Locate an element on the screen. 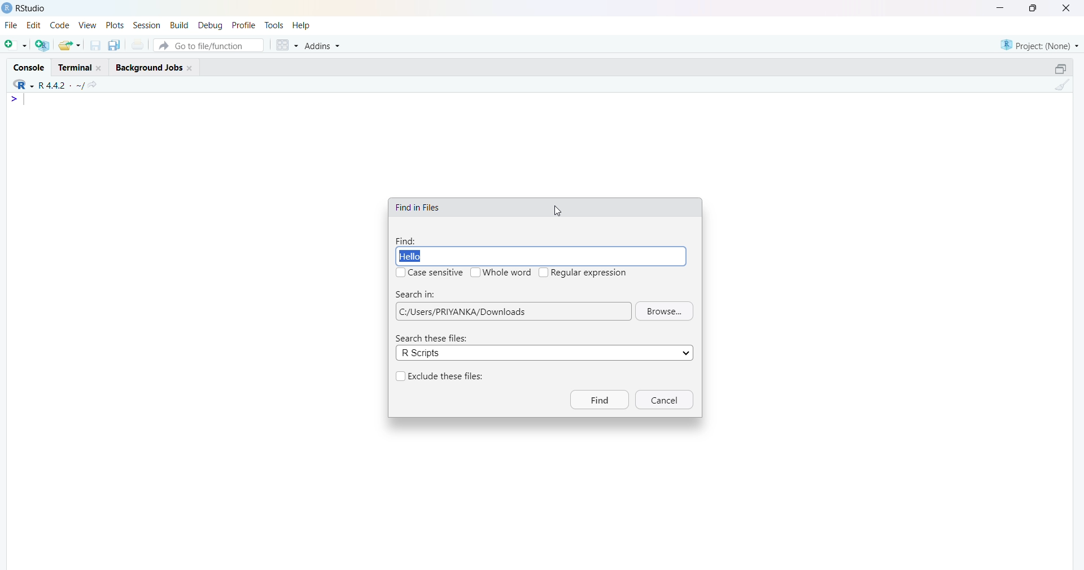 Image resolution: width=1084 pixels, height=570 pixels. Cancel is located at coordinates (666, 400).